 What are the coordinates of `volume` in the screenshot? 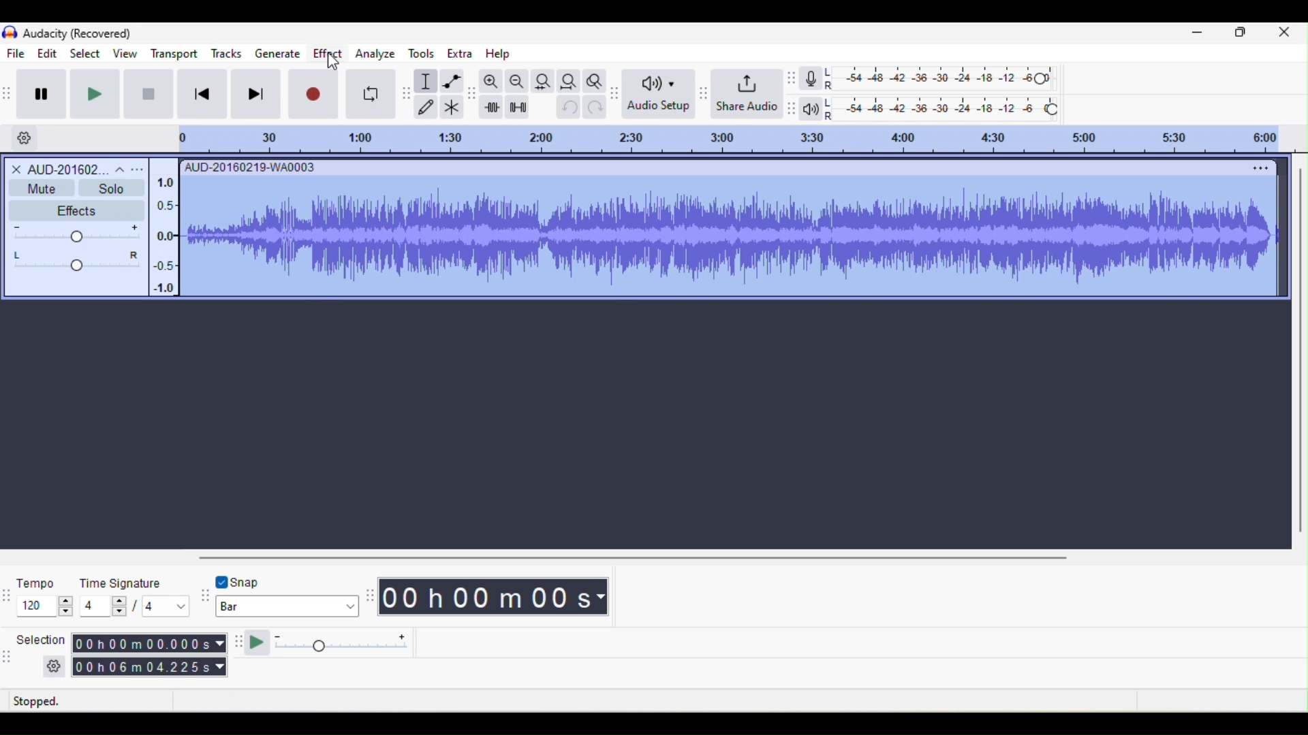 It's located at (78, 231).